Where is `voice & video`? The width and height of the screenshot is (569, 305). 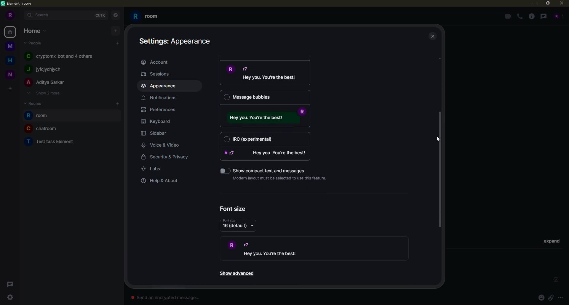 voice & video is located at coordinates (163, 145).